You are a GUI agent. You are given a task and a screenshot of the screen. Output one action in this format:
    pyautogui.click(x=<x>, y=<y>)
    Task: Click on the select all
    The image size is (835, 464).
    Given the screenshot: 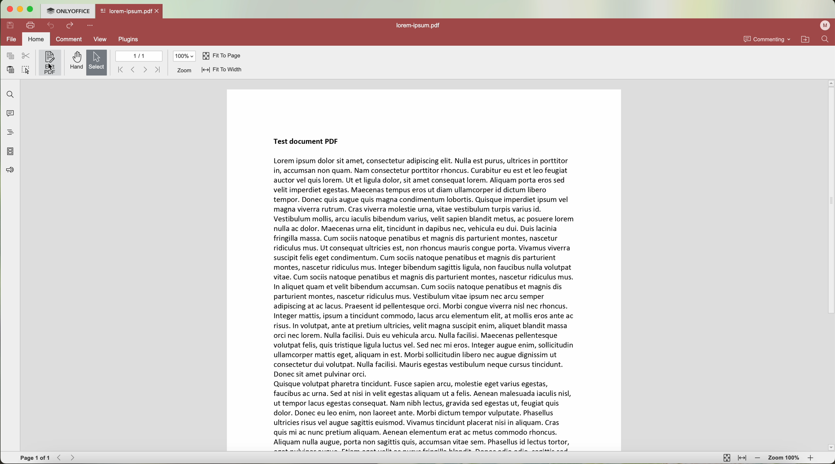 What is the action you would take?
    pyautogui.click(x=26, y=70)
    